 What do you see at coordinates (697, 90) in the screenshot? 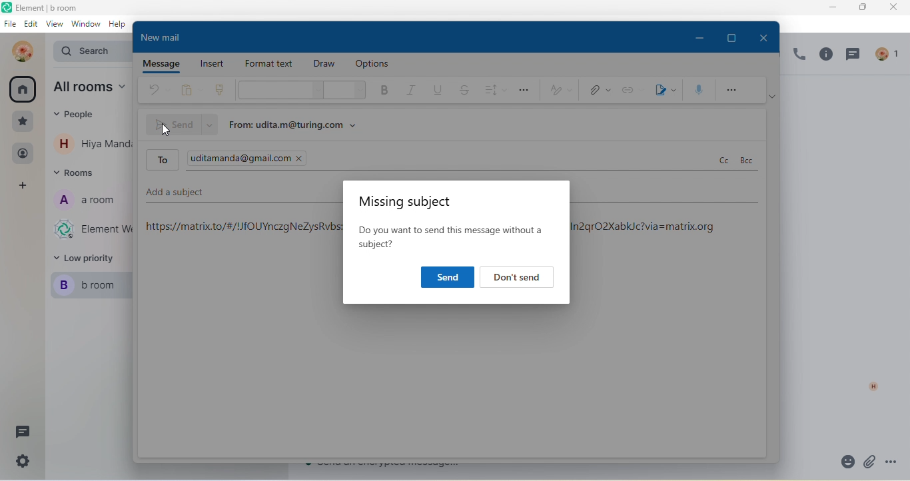
I see `speech` at bounding box center [697, 90].